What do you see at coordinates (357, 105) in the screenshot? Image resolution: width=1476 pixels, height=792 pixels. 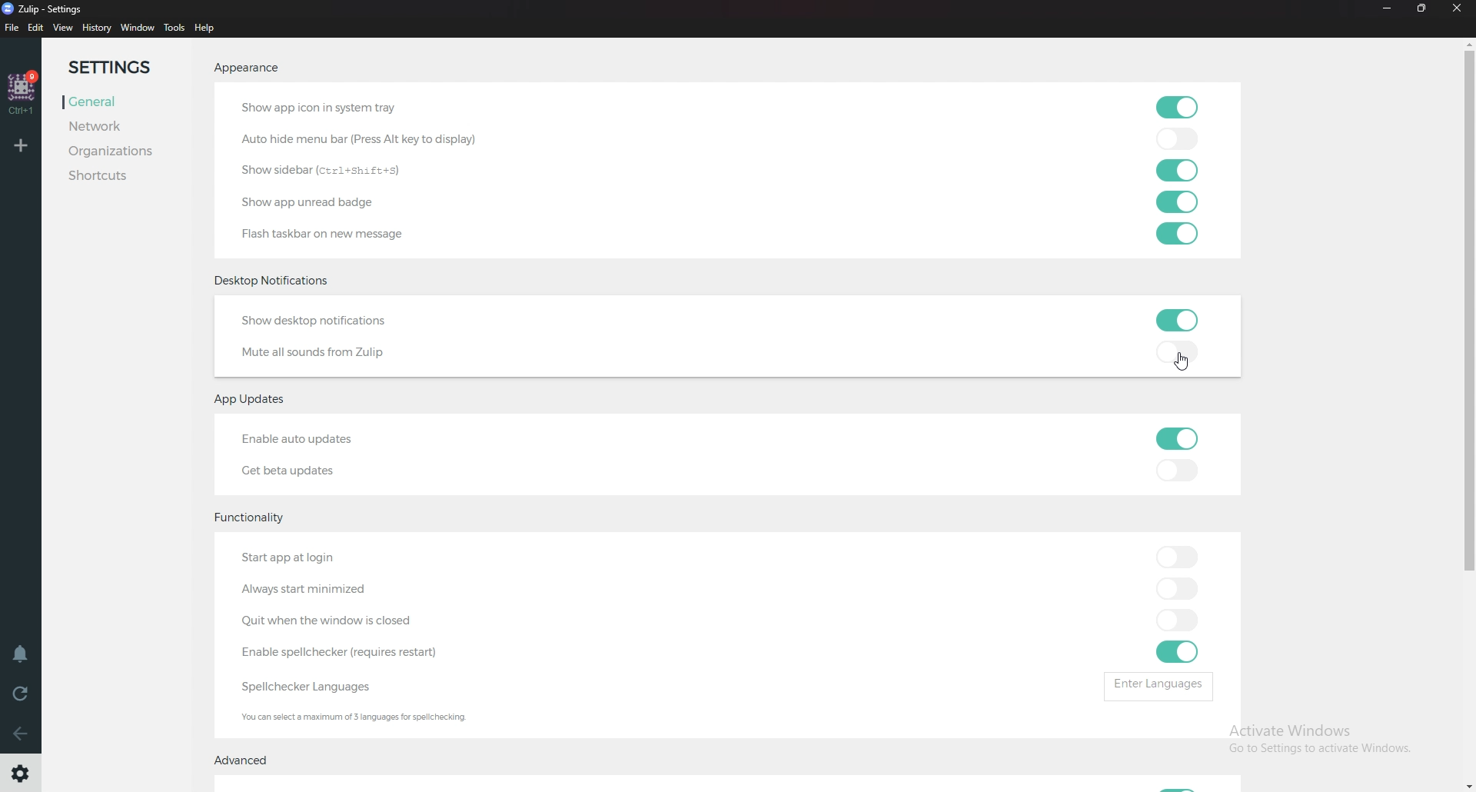 I see `Show app icon in system tray` at bounding box center [357, 105].